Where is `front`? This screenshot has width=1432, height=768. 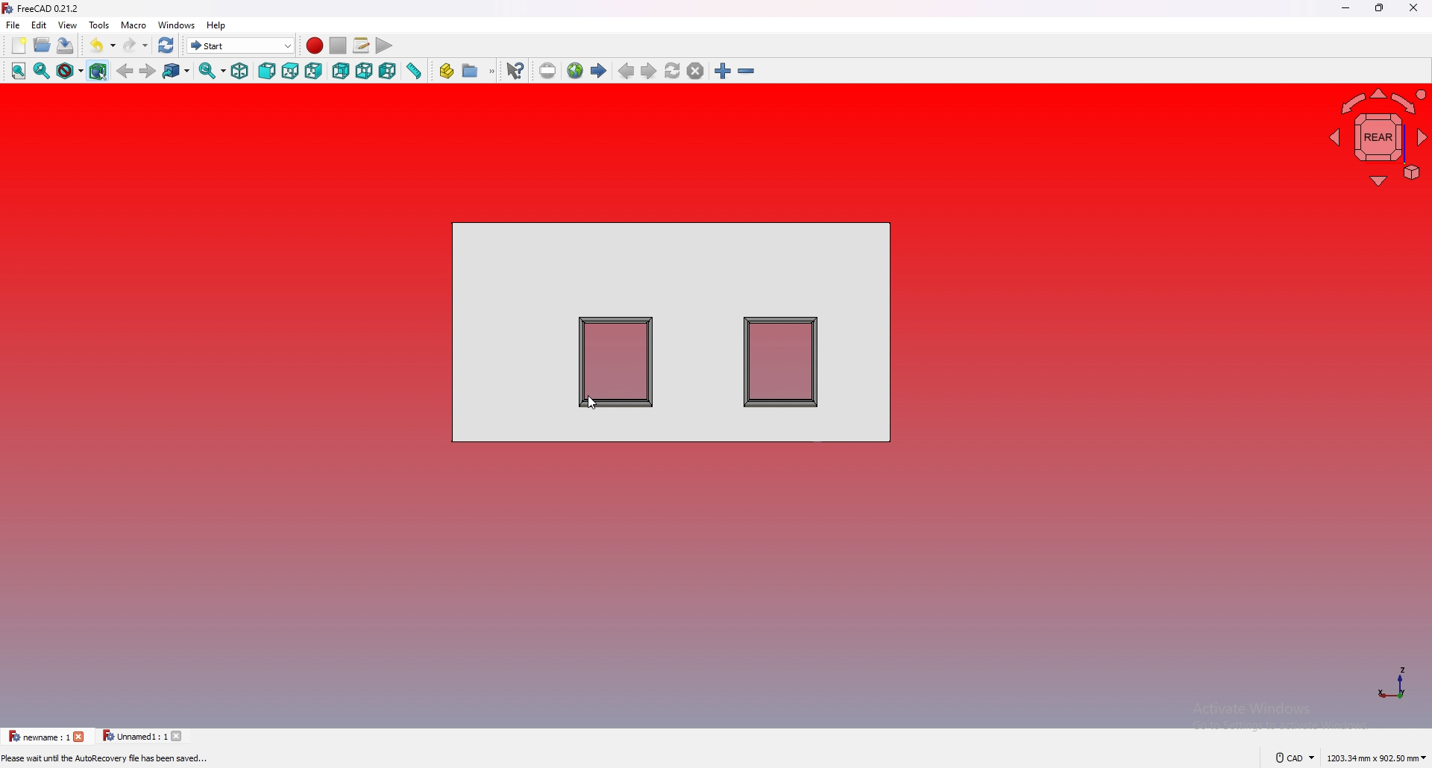 front is located at coordinates (268, 72).